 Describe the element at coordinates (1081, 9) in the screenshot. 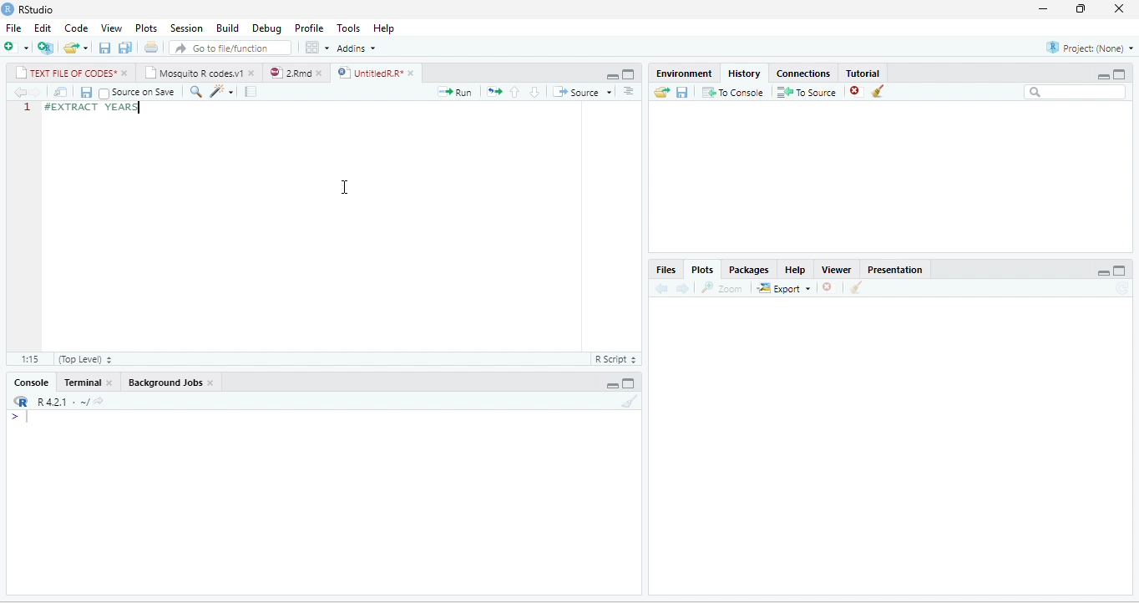

I see `resize` at that location.